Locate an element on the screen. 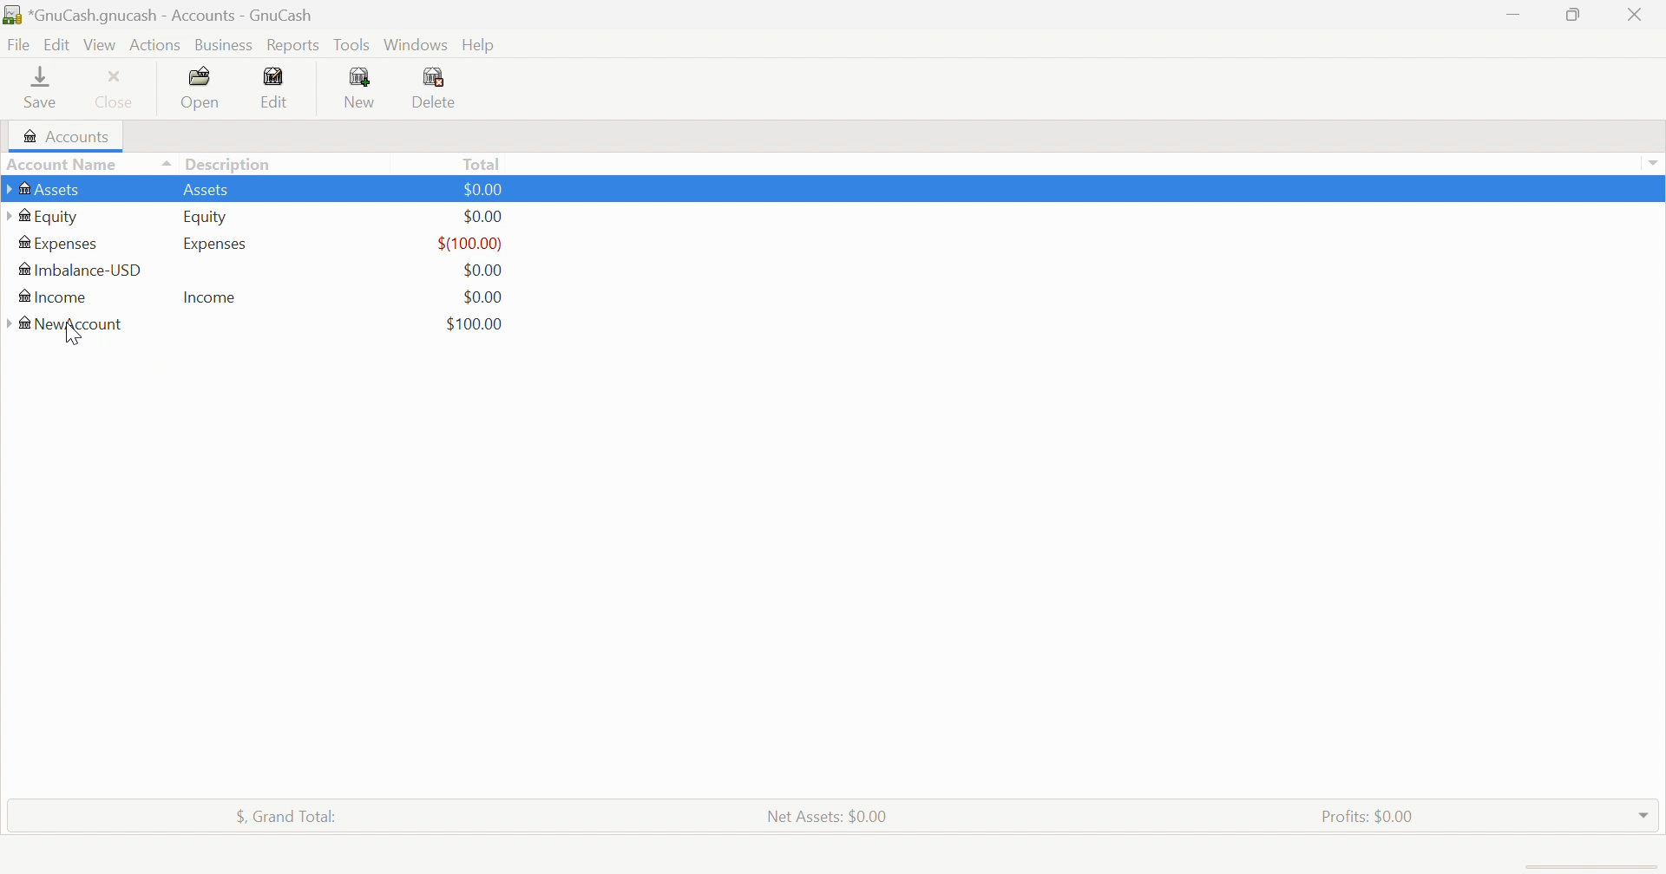 This screenshot has width=1666, height=874. Delete is located at coordinates (436, 90).